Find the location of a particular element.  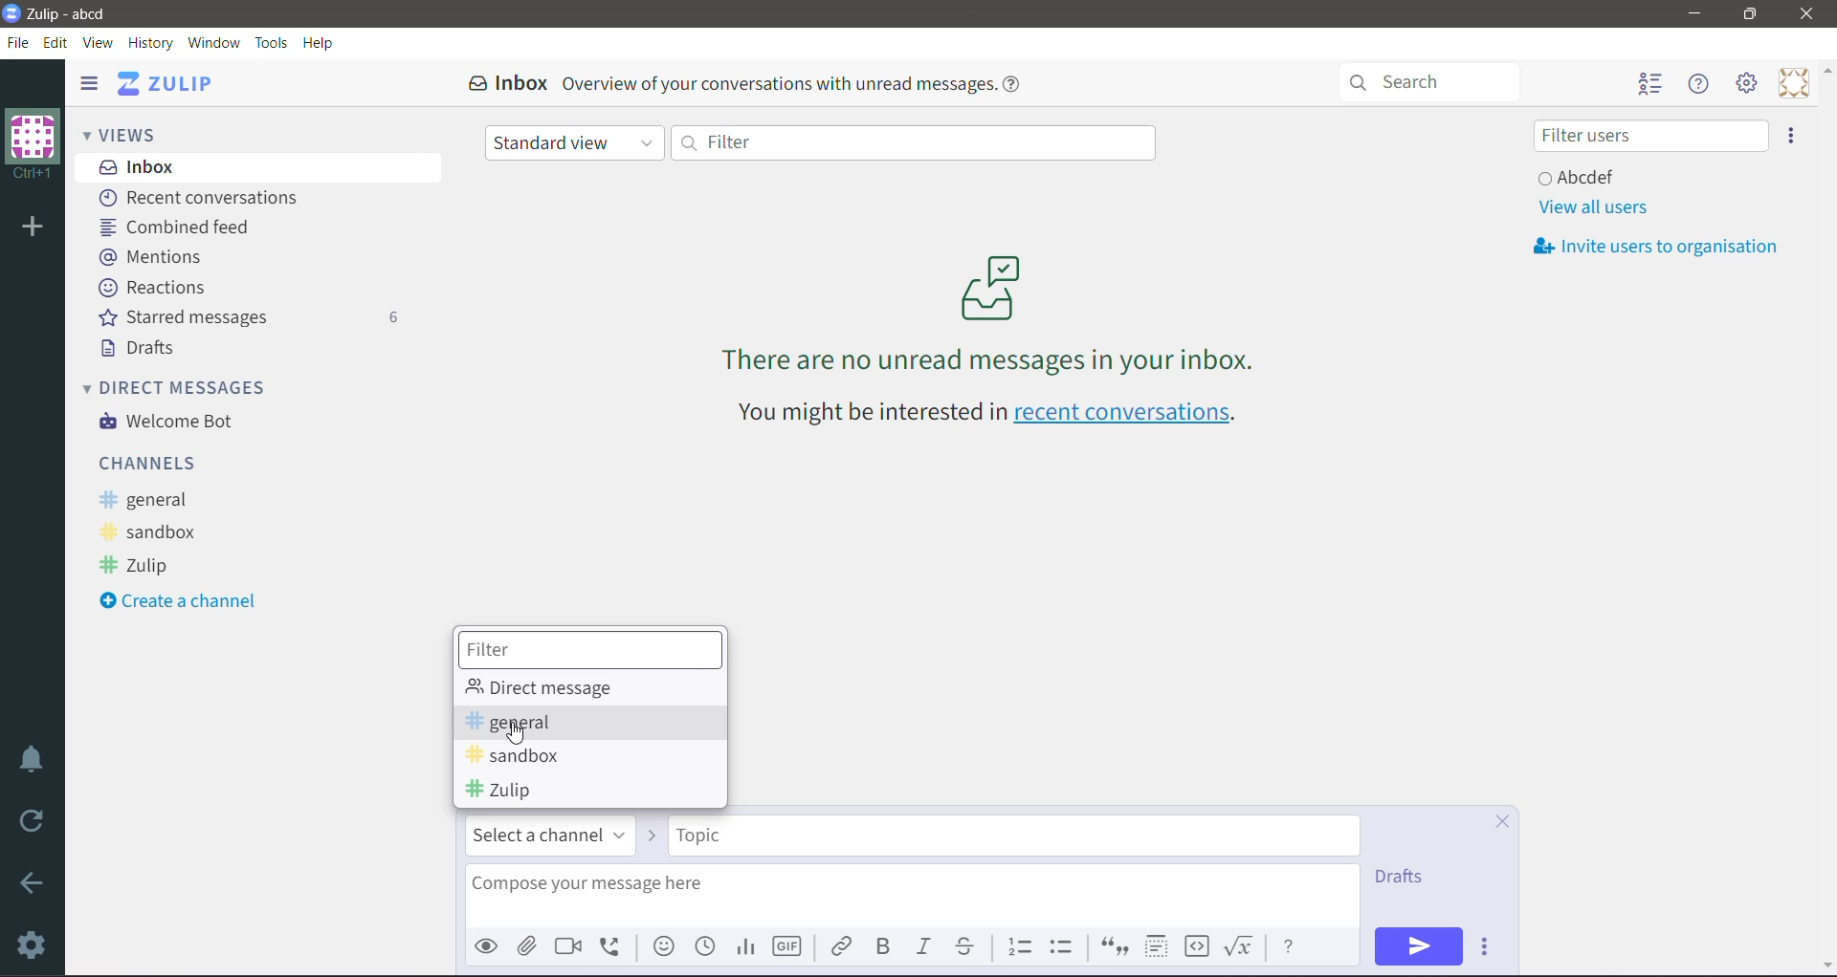

Settings is located at coordinates (33, 944).